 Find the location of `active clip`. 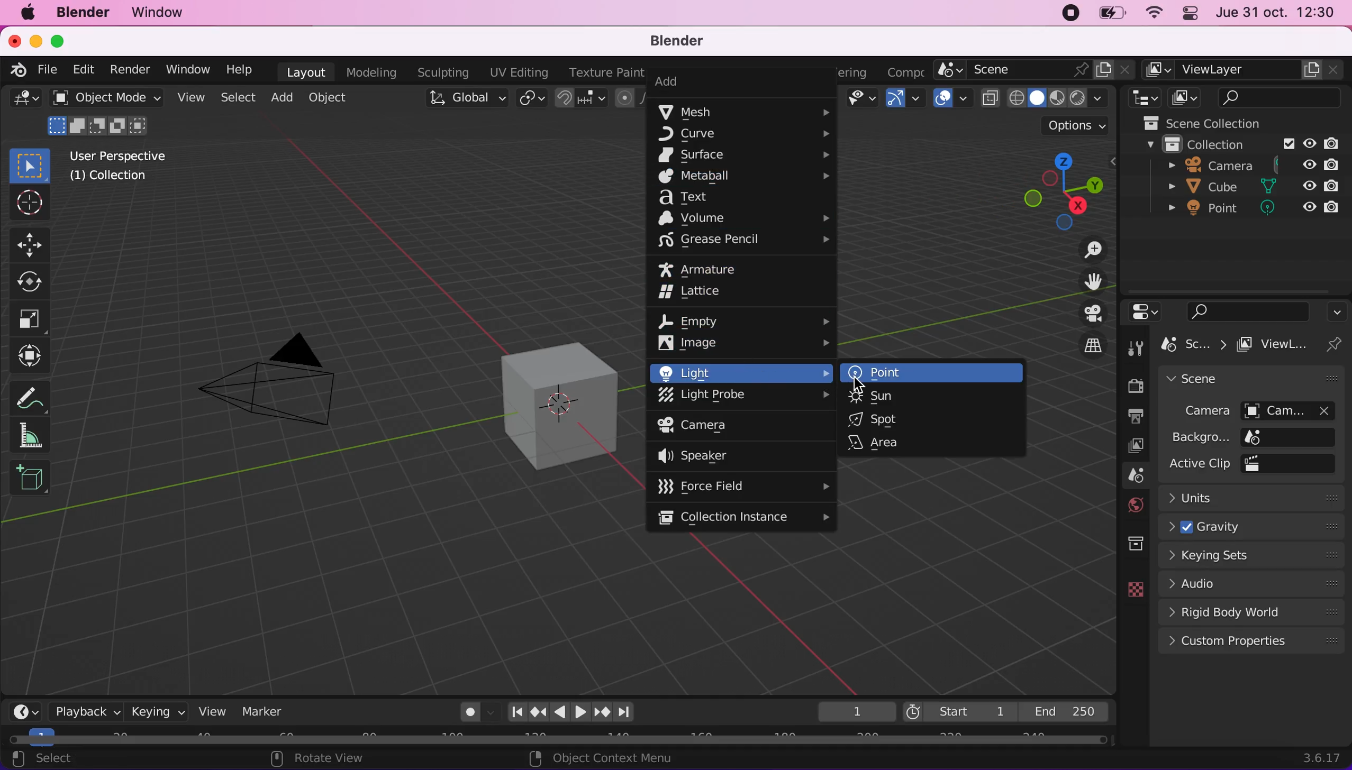

active clip is located at coordinates (1198, 464).